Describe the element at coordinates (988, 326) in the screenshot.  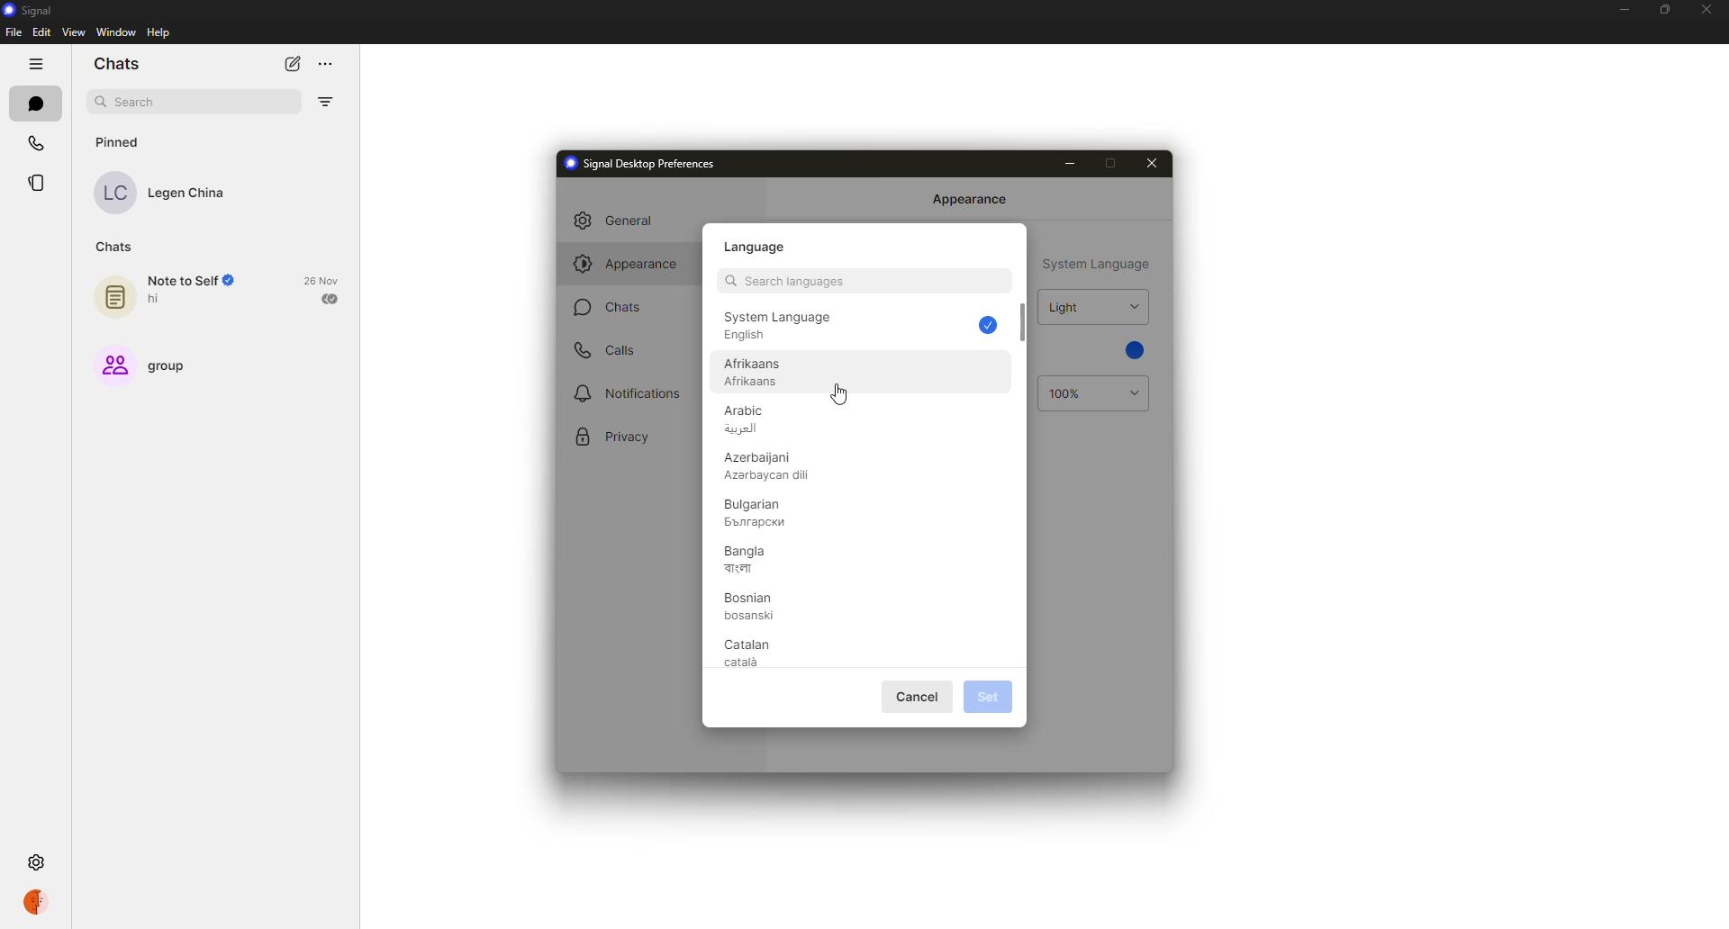
I see `selected` at that location.